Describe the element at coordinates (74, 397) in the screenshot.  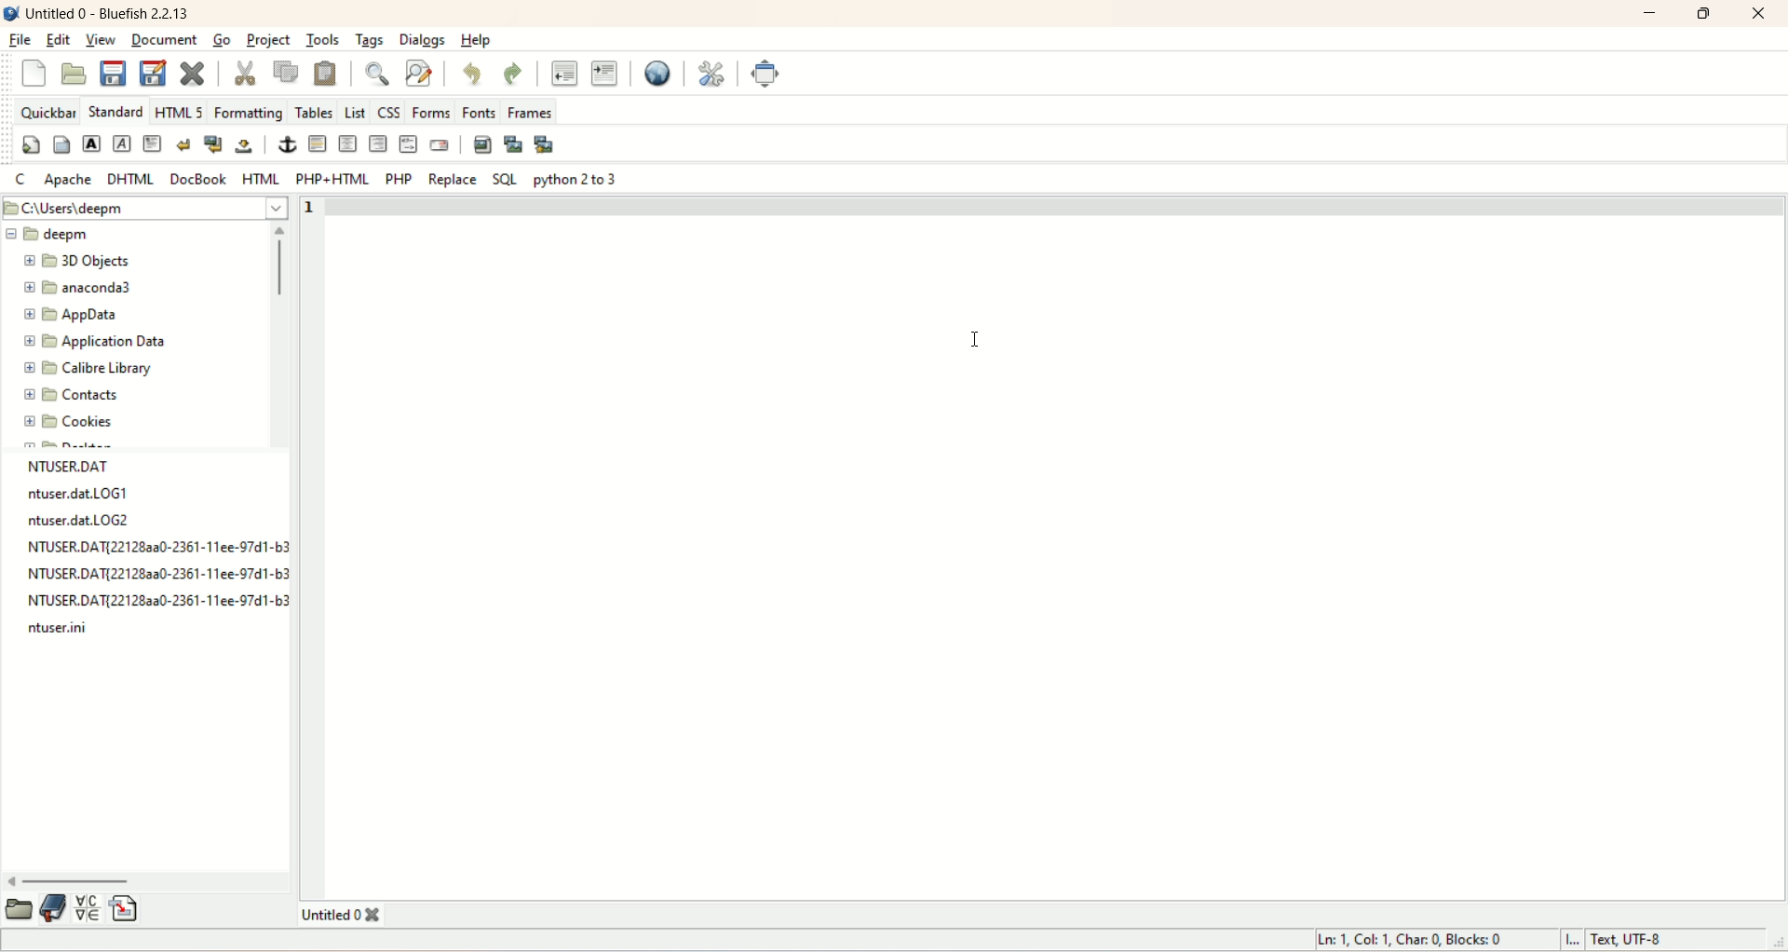
I see `contacts` at that location.